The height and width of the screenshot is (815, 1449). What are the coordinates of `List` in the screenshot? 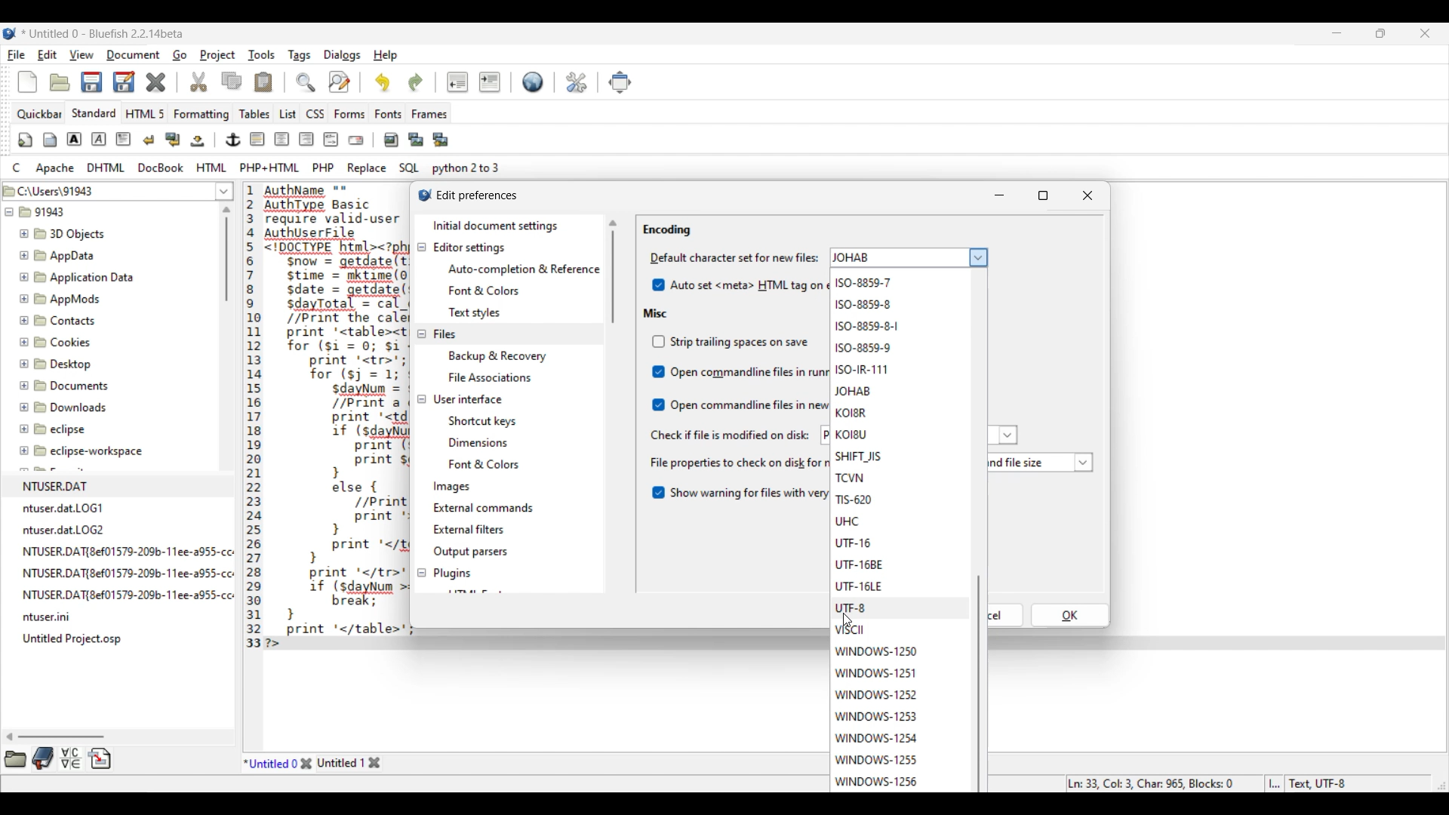 It's located at (288, 114).